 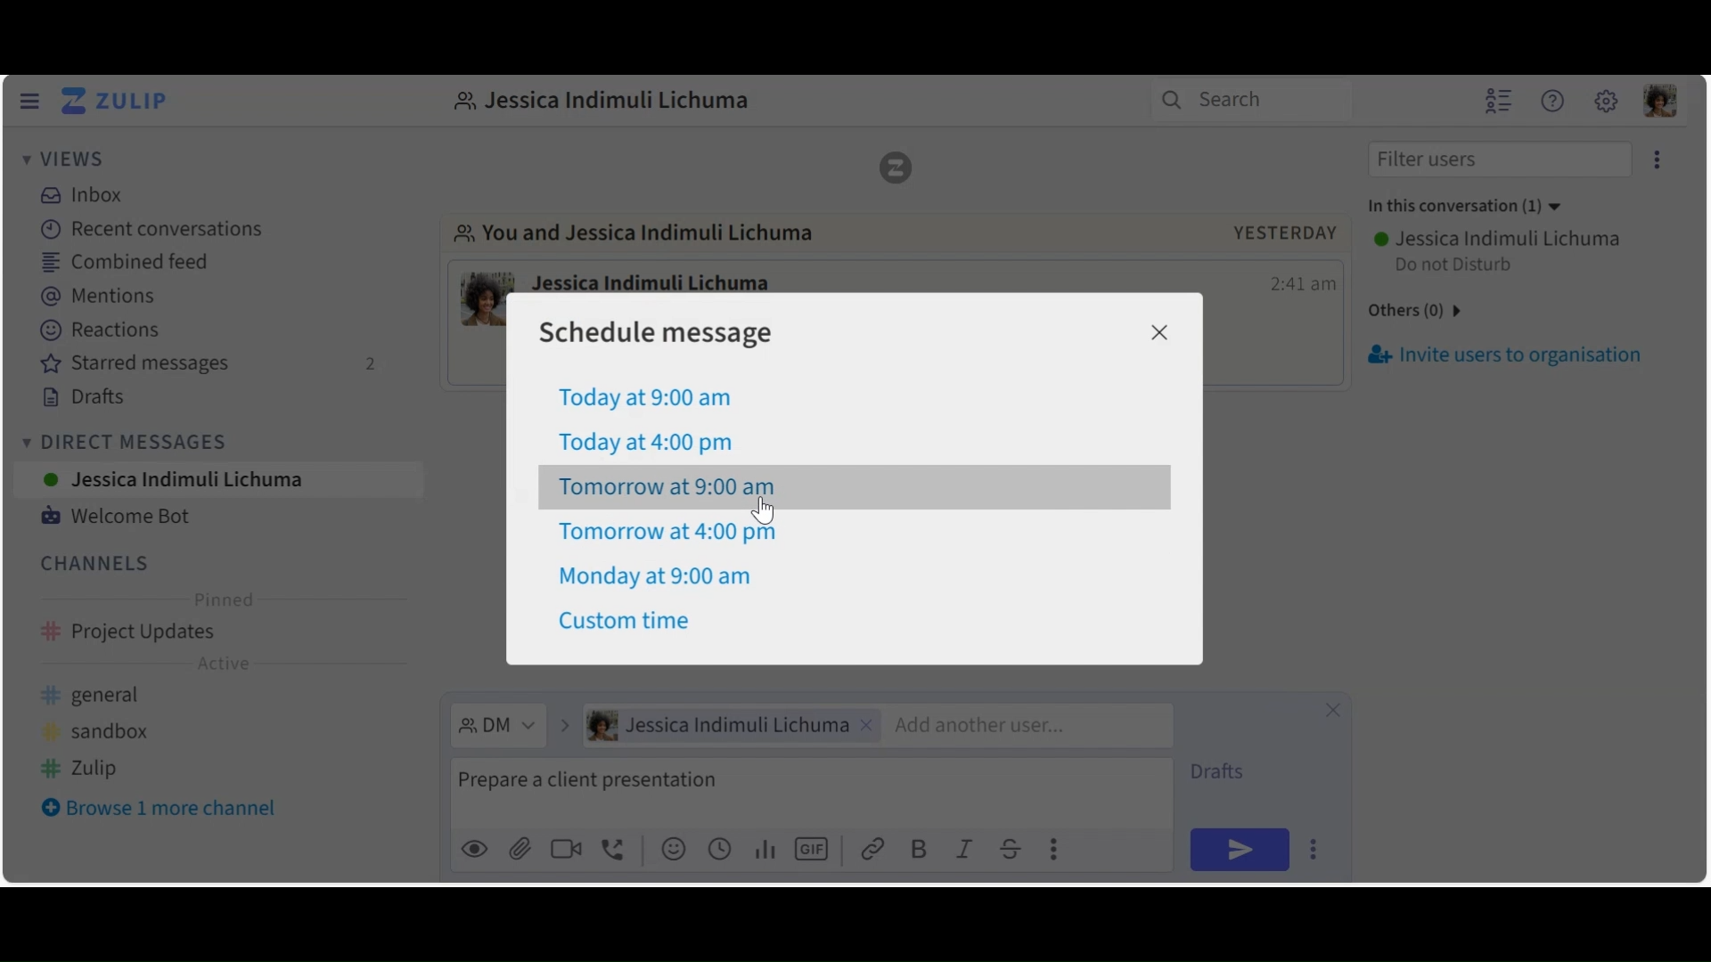 What do you see at coordinates (111, 101) in the screenshot?
I see `Go to Home View` at bounding box center [111, 101].